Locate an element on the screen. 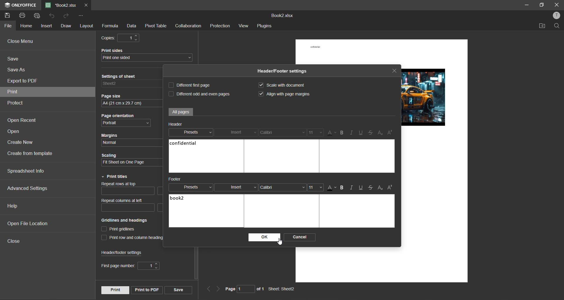 Image resolution: width=564 pixels, height=300 pixels. page 1 of 1 is located at coordinates (245, 289).